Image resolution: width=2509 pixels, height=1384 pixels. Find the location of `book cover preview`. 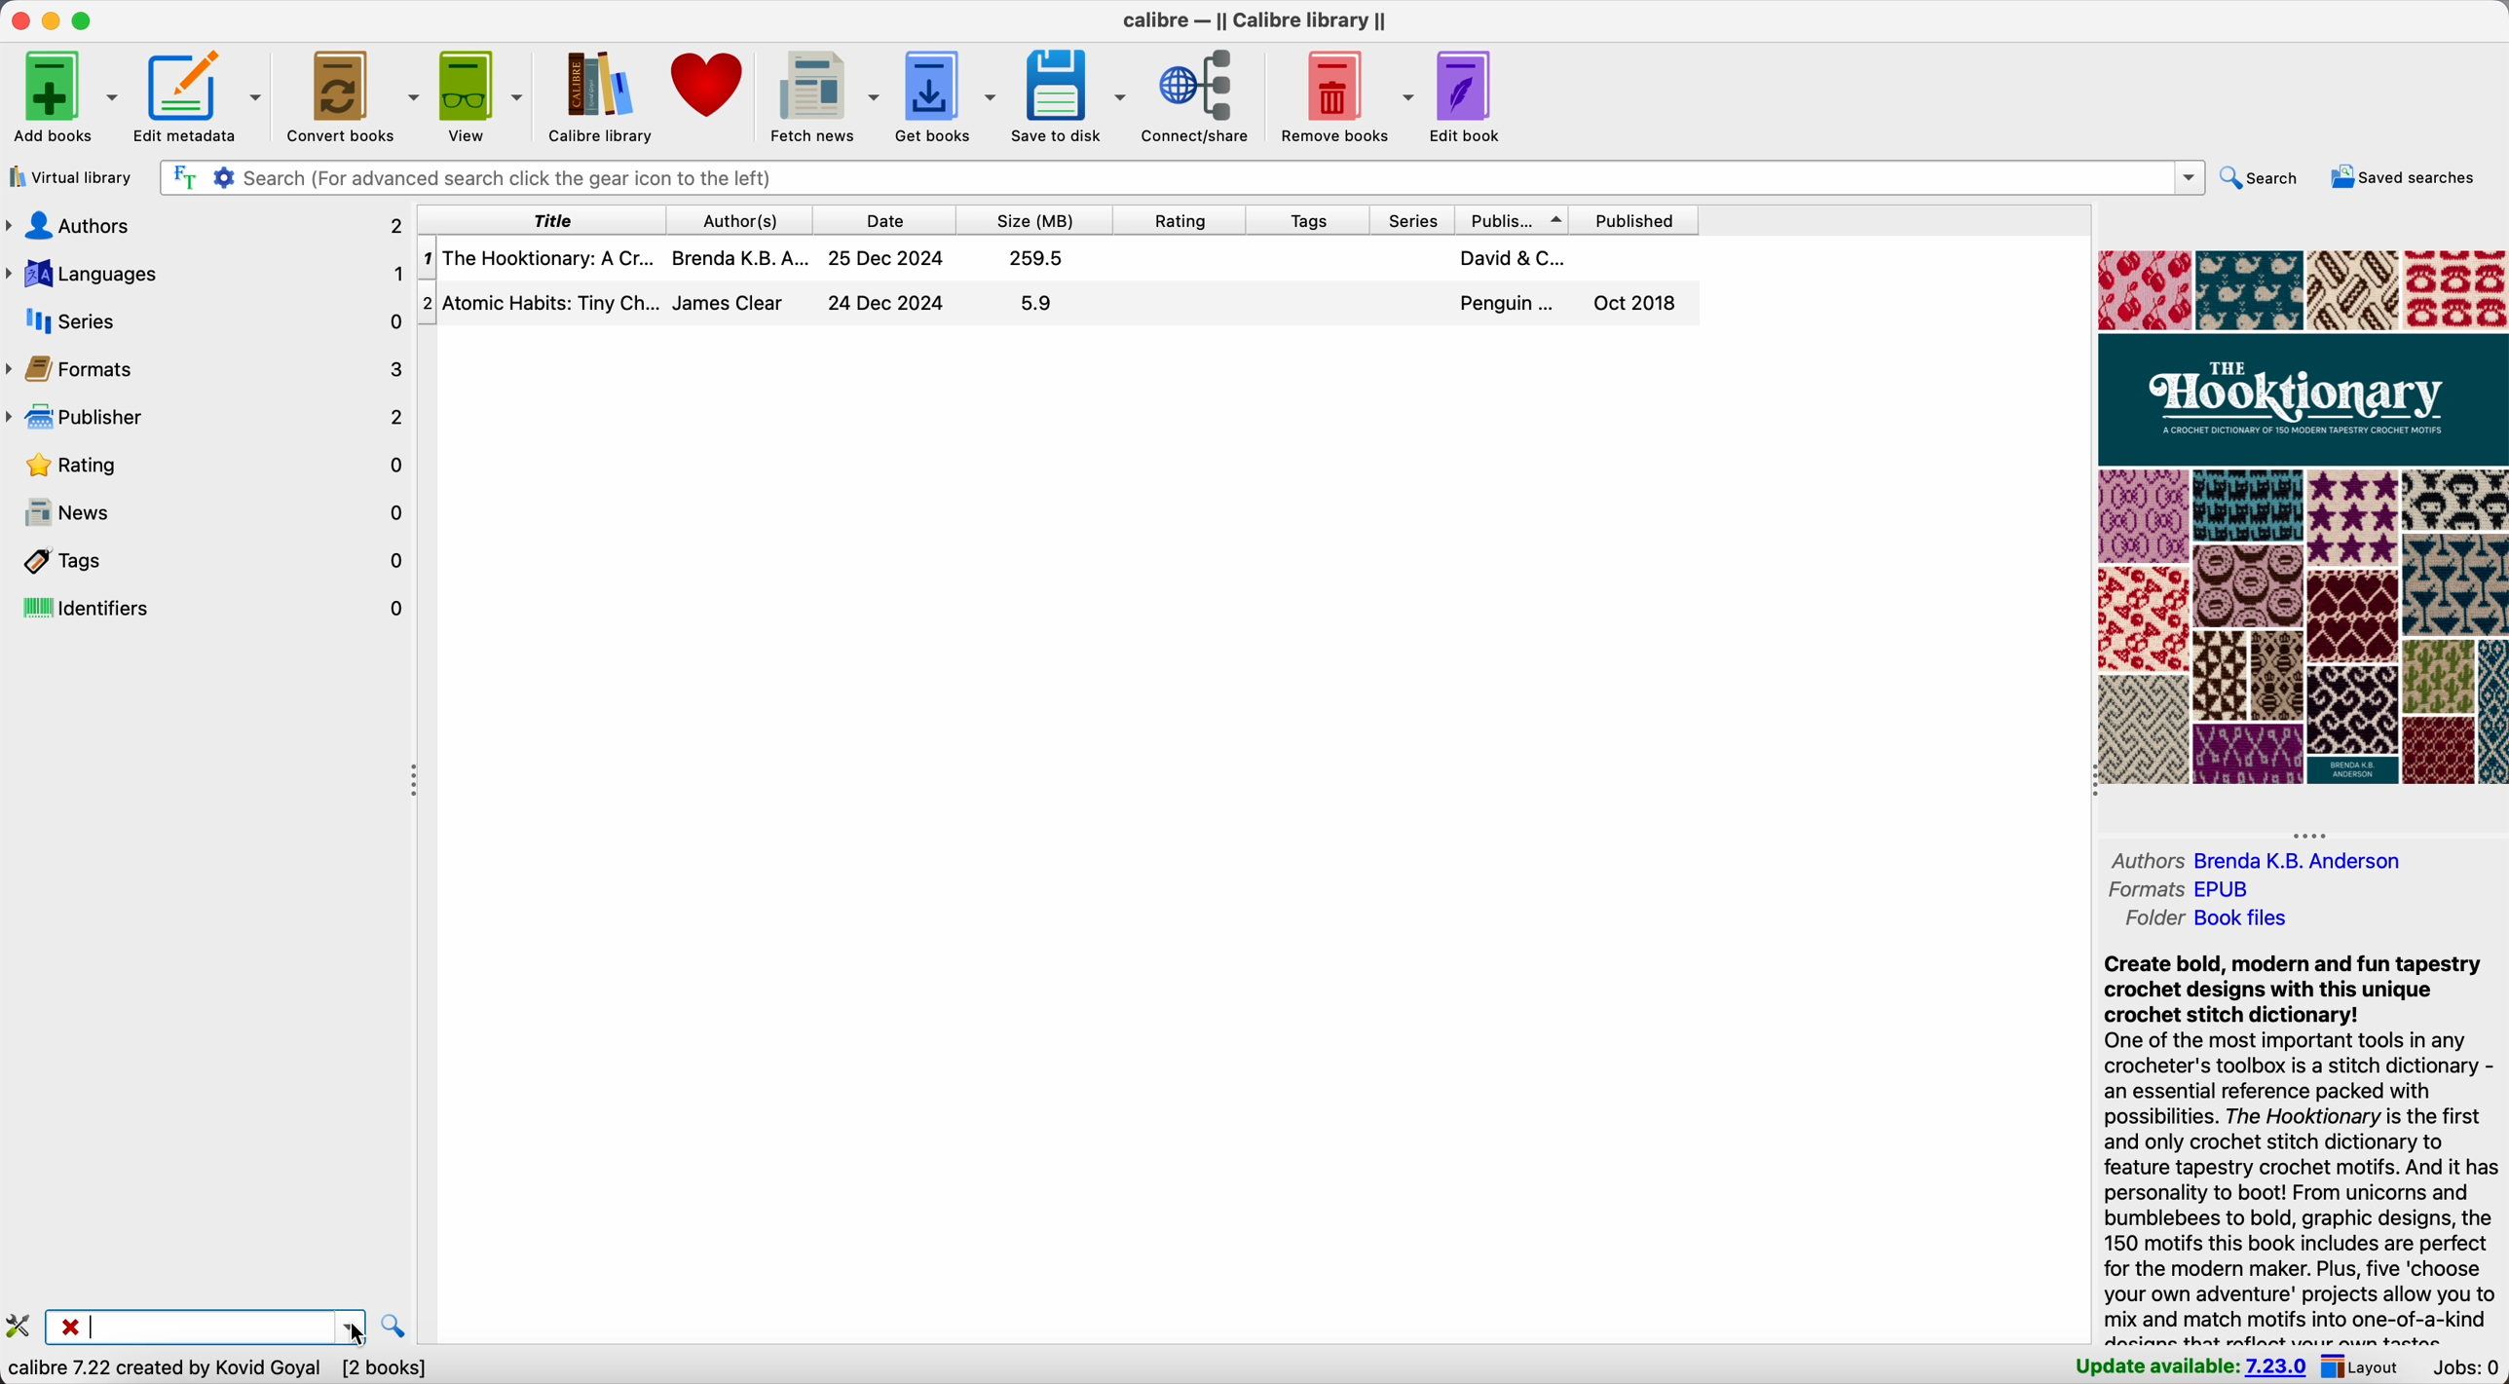

book cover preview is located at coordinates (2301, 513).